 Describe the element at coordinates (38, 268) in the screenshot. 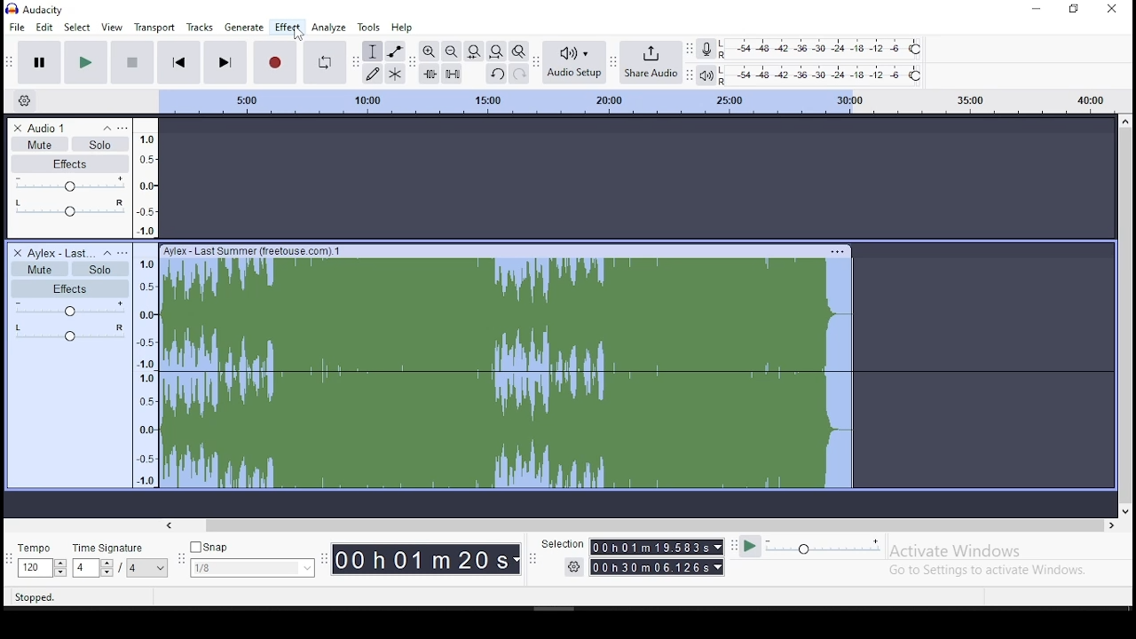

I see `mute` at that location.